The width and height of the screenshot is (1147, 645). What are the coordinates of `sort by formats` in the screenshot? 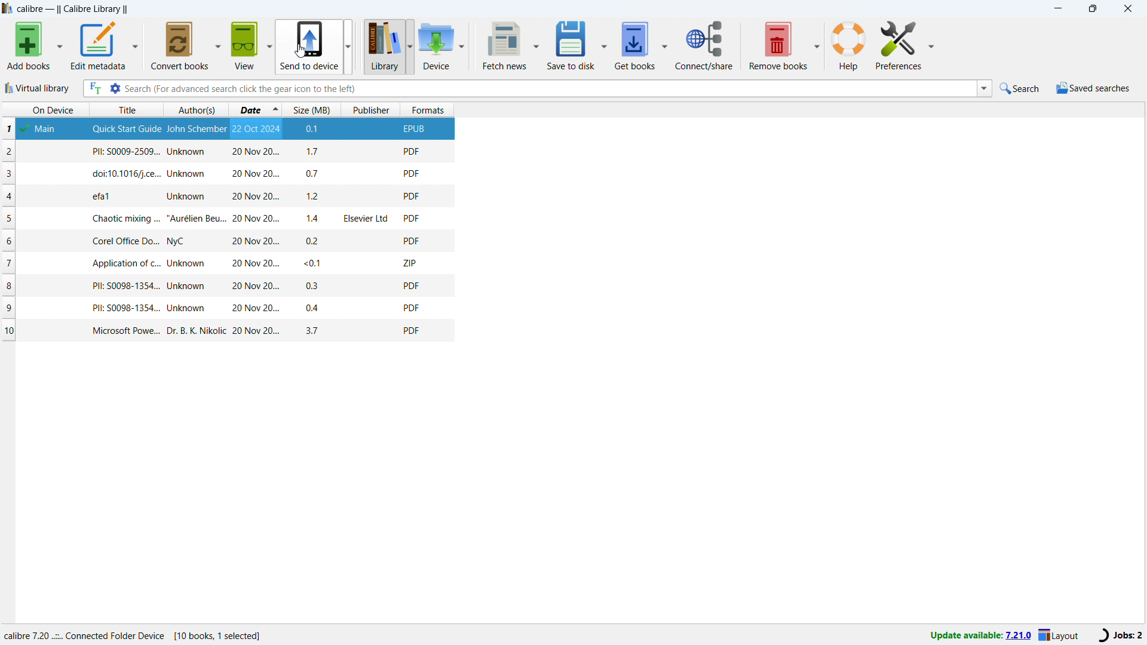 It's located at (428, 109).